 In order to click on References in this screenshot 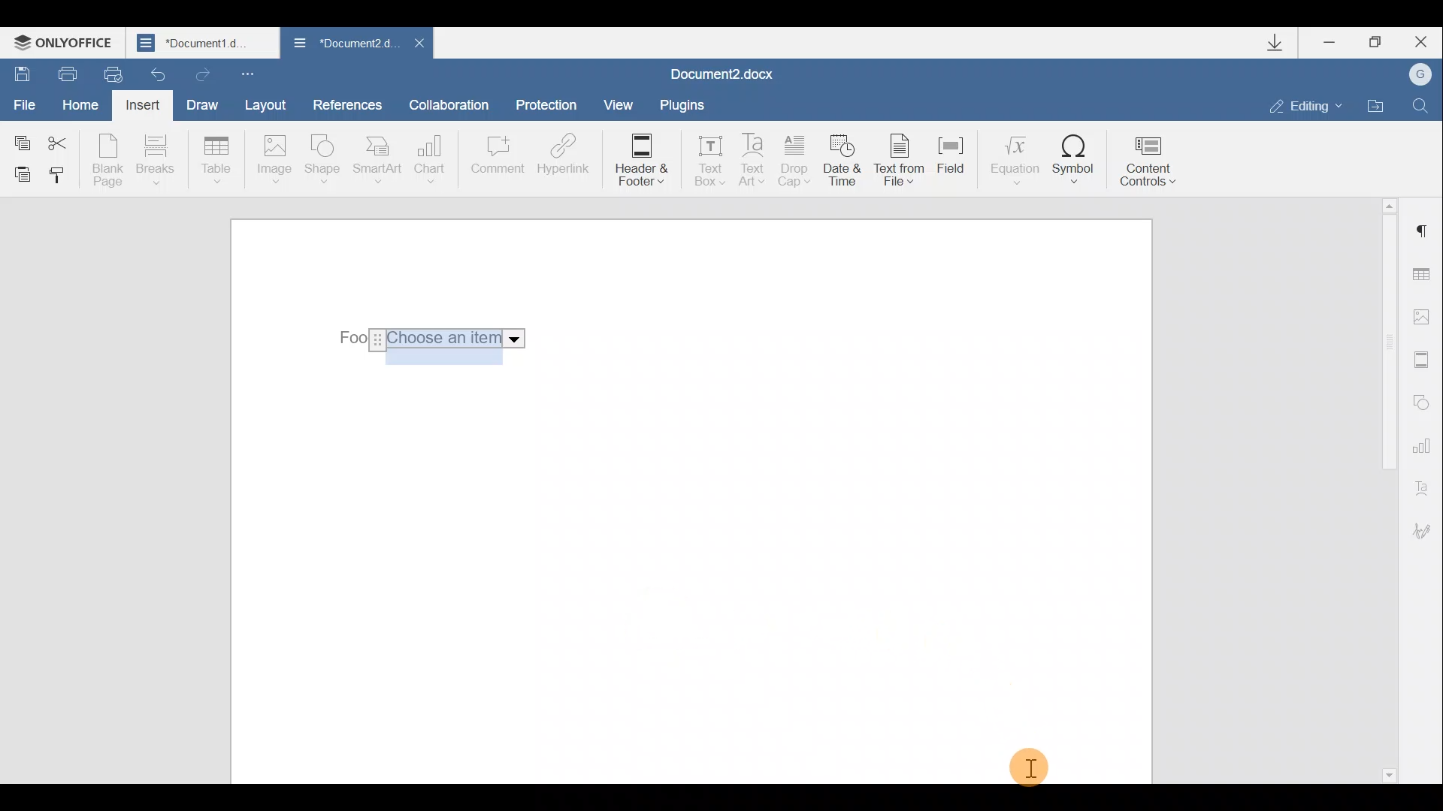, I will do `click(346, 103)`.